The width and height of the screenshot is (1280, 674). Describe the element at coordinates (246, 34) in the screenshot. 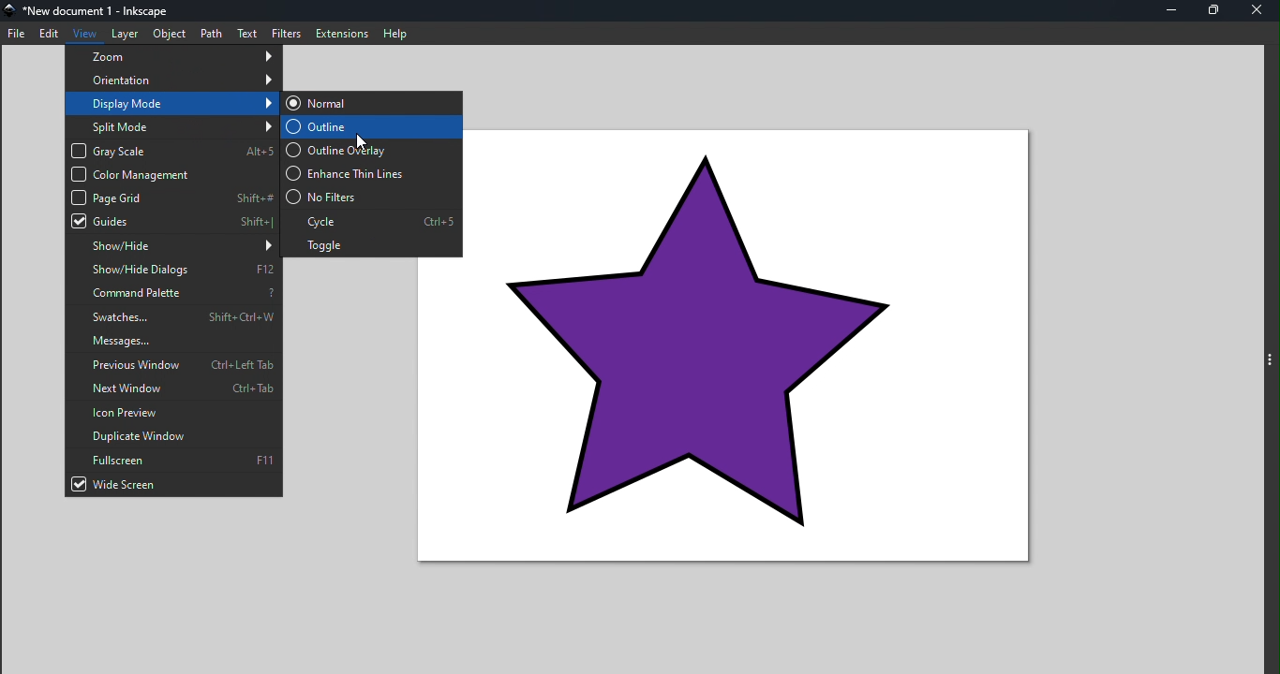

I see `Text` at that location.